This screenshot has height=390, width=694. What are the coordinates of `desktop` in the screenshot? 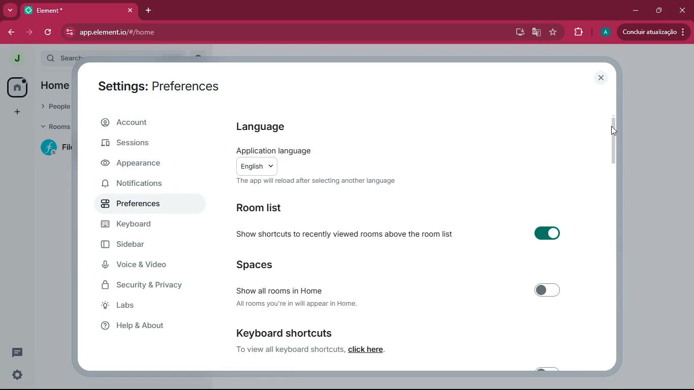 It's located at (519, 32).